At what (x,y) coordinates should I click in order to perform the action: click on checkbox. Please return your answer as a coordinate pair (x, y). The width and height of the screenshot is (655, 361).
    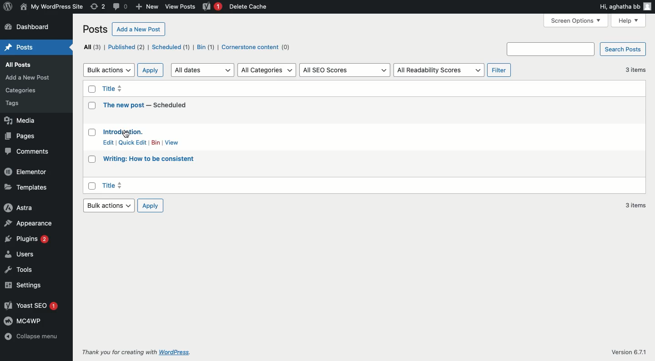
    Looking at the image, I should click on (92, 89).